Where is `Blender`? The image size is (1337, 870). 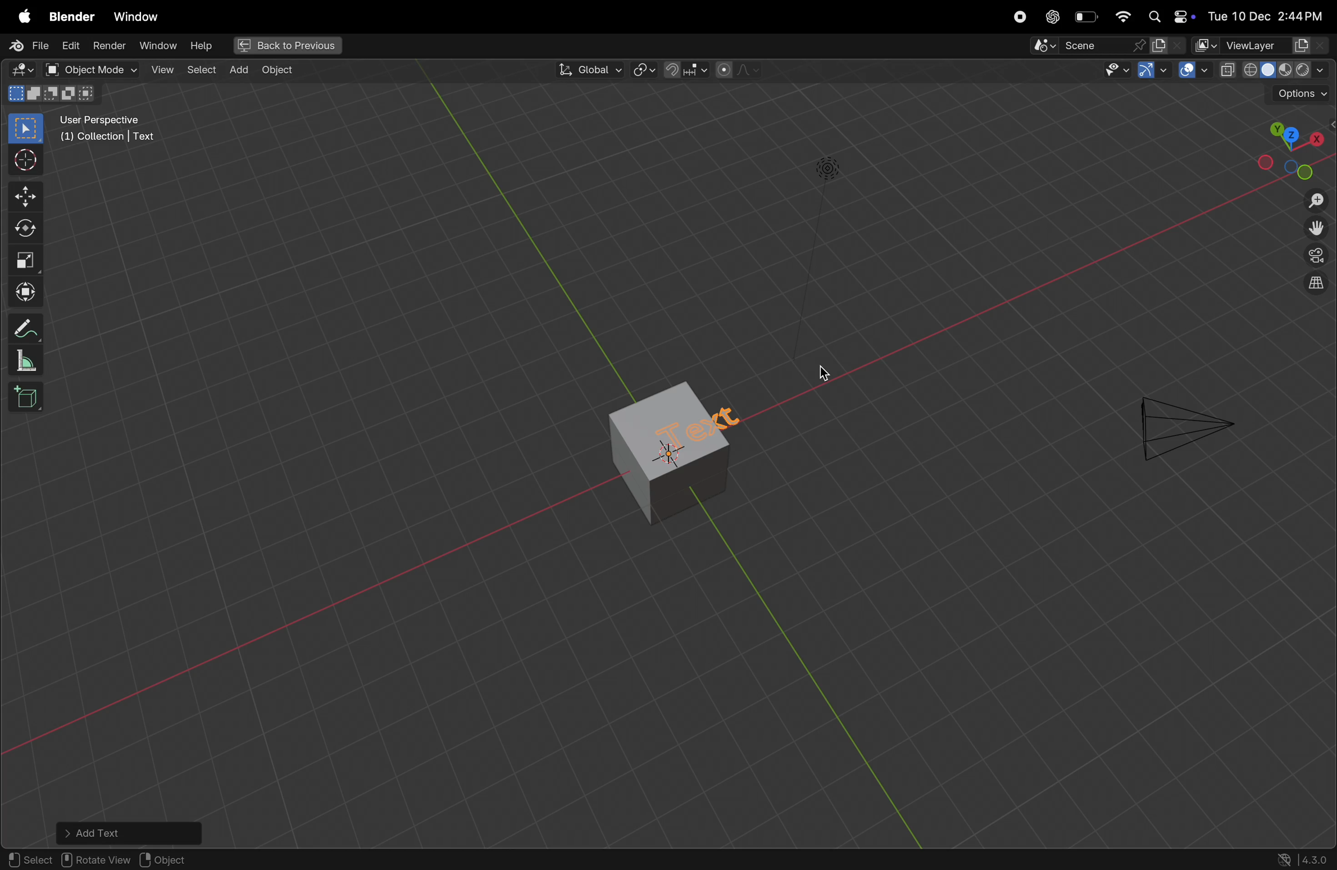
Blender is located at coordinates (70, 17).